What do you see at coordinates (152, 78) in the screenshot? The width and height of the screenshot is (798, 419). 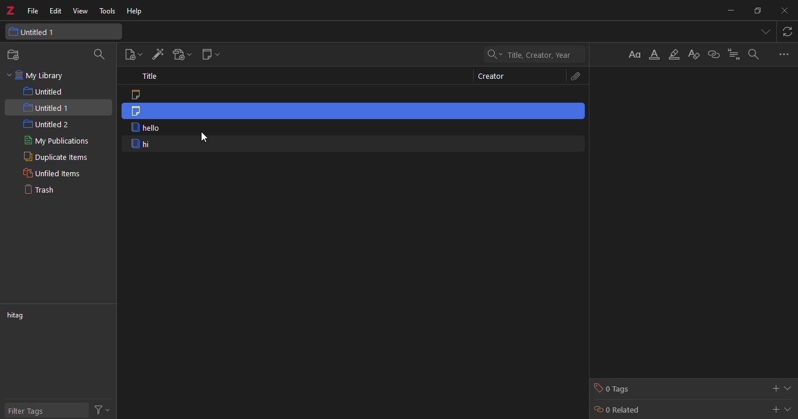 I see `title` at bounding box center [152, 78].